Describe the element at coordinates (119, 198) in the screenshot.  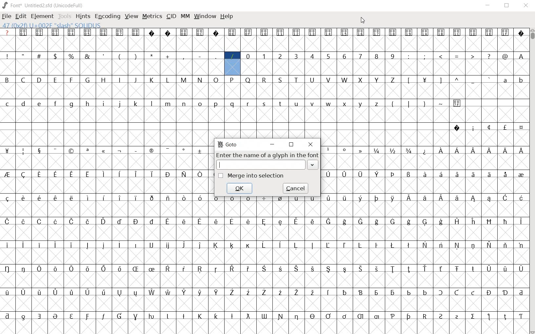
I see `glyph` at that location.